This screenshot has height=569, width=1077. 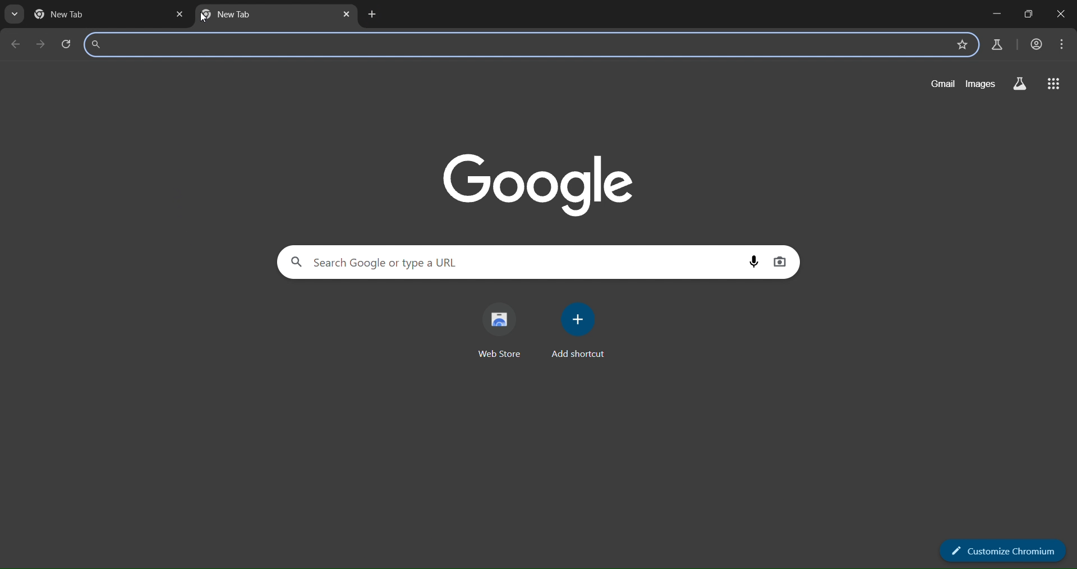 I want to click on web store, so click(x=502, y=331).